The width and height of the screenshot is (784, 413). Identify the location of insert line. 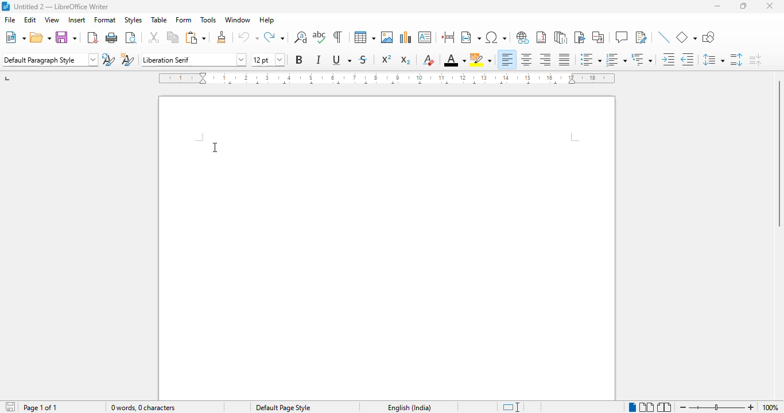
(665, 37).